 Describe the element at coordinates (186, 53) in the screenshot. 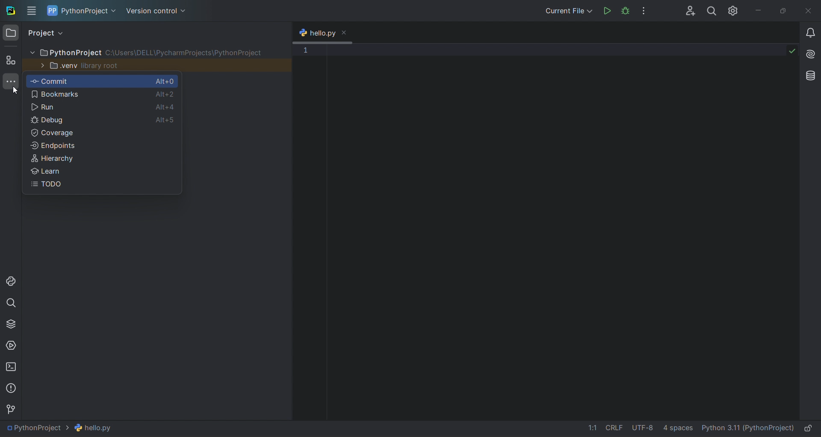

I see `C:\Users\DELL\PycharmProjects\PythonProject` at that location.